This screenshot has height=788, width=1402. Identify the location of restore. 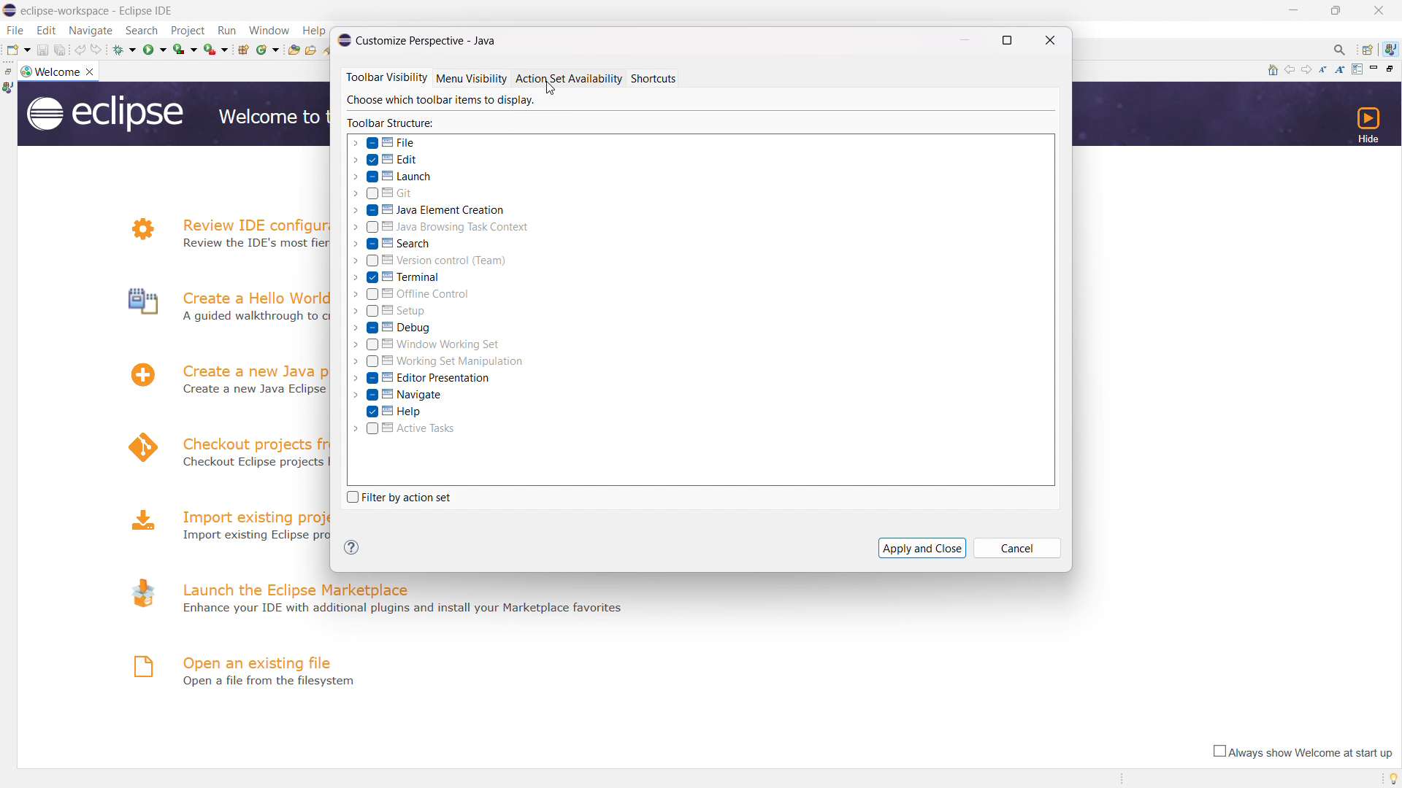
(1393, 68).